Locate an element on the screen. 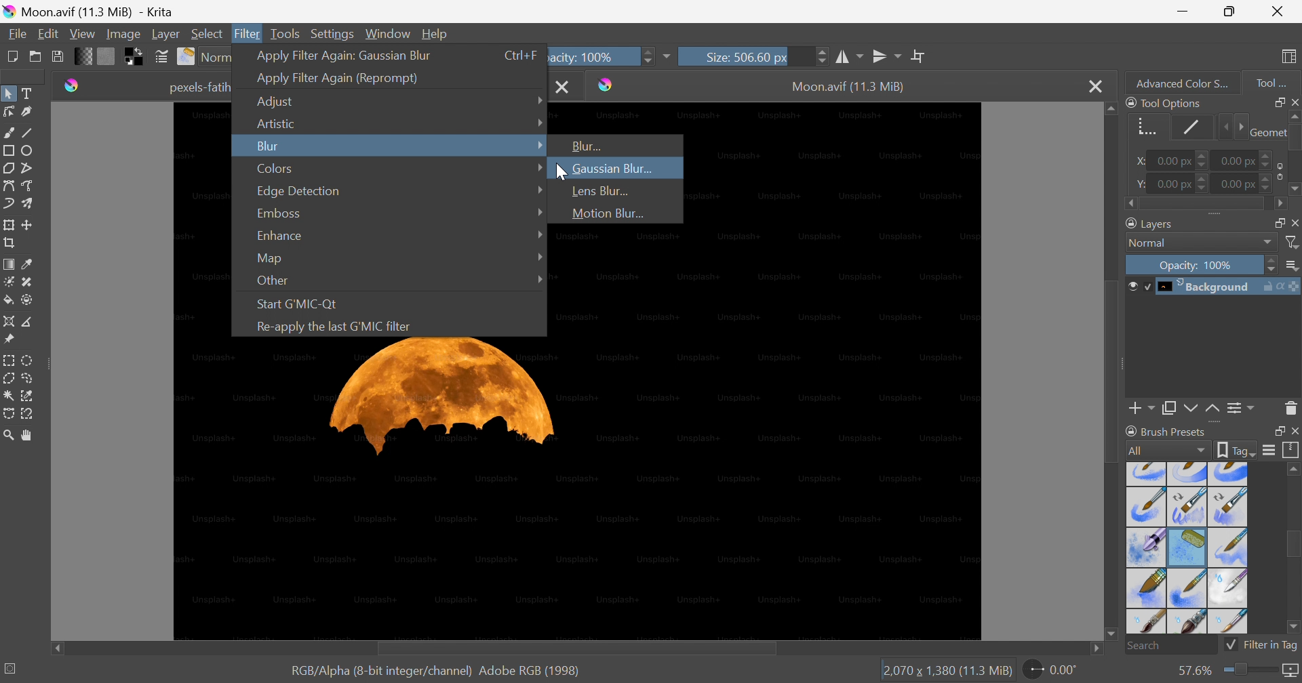  View or change the layer properties is located at coordinates (1242, 410).